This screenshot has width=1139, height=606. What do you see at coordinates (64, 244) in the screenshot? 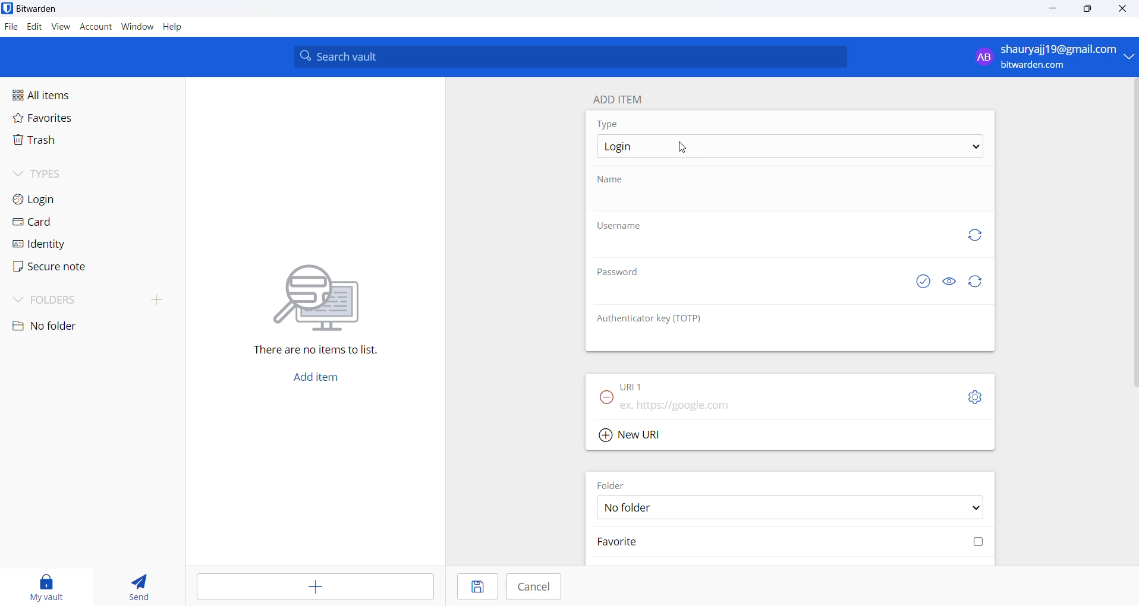
I see `identity` at bounding box center [64, 244].